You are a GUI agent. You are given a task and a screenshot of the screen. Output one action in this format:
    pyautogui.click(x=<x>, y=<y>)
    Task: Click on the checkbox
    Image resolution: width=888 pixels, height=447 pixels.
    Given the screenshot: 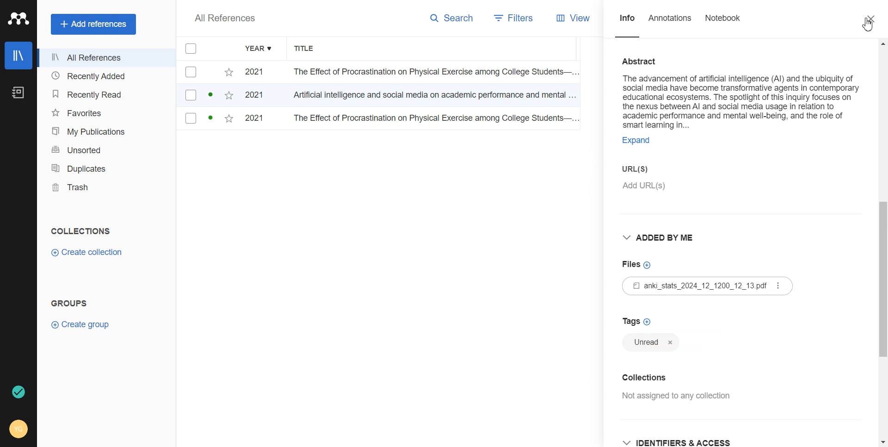 What is the action you would take?
    pyautogui.click(x=206, y=120)
    